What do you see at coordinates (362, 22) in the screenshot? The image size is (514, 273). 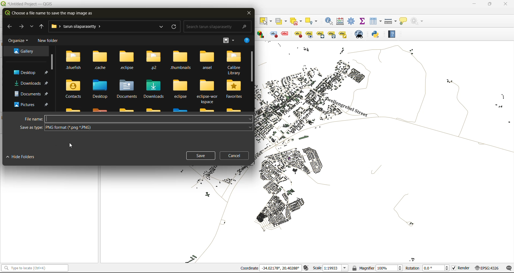 I see `statistical summary` at bounding box center [362, 22].